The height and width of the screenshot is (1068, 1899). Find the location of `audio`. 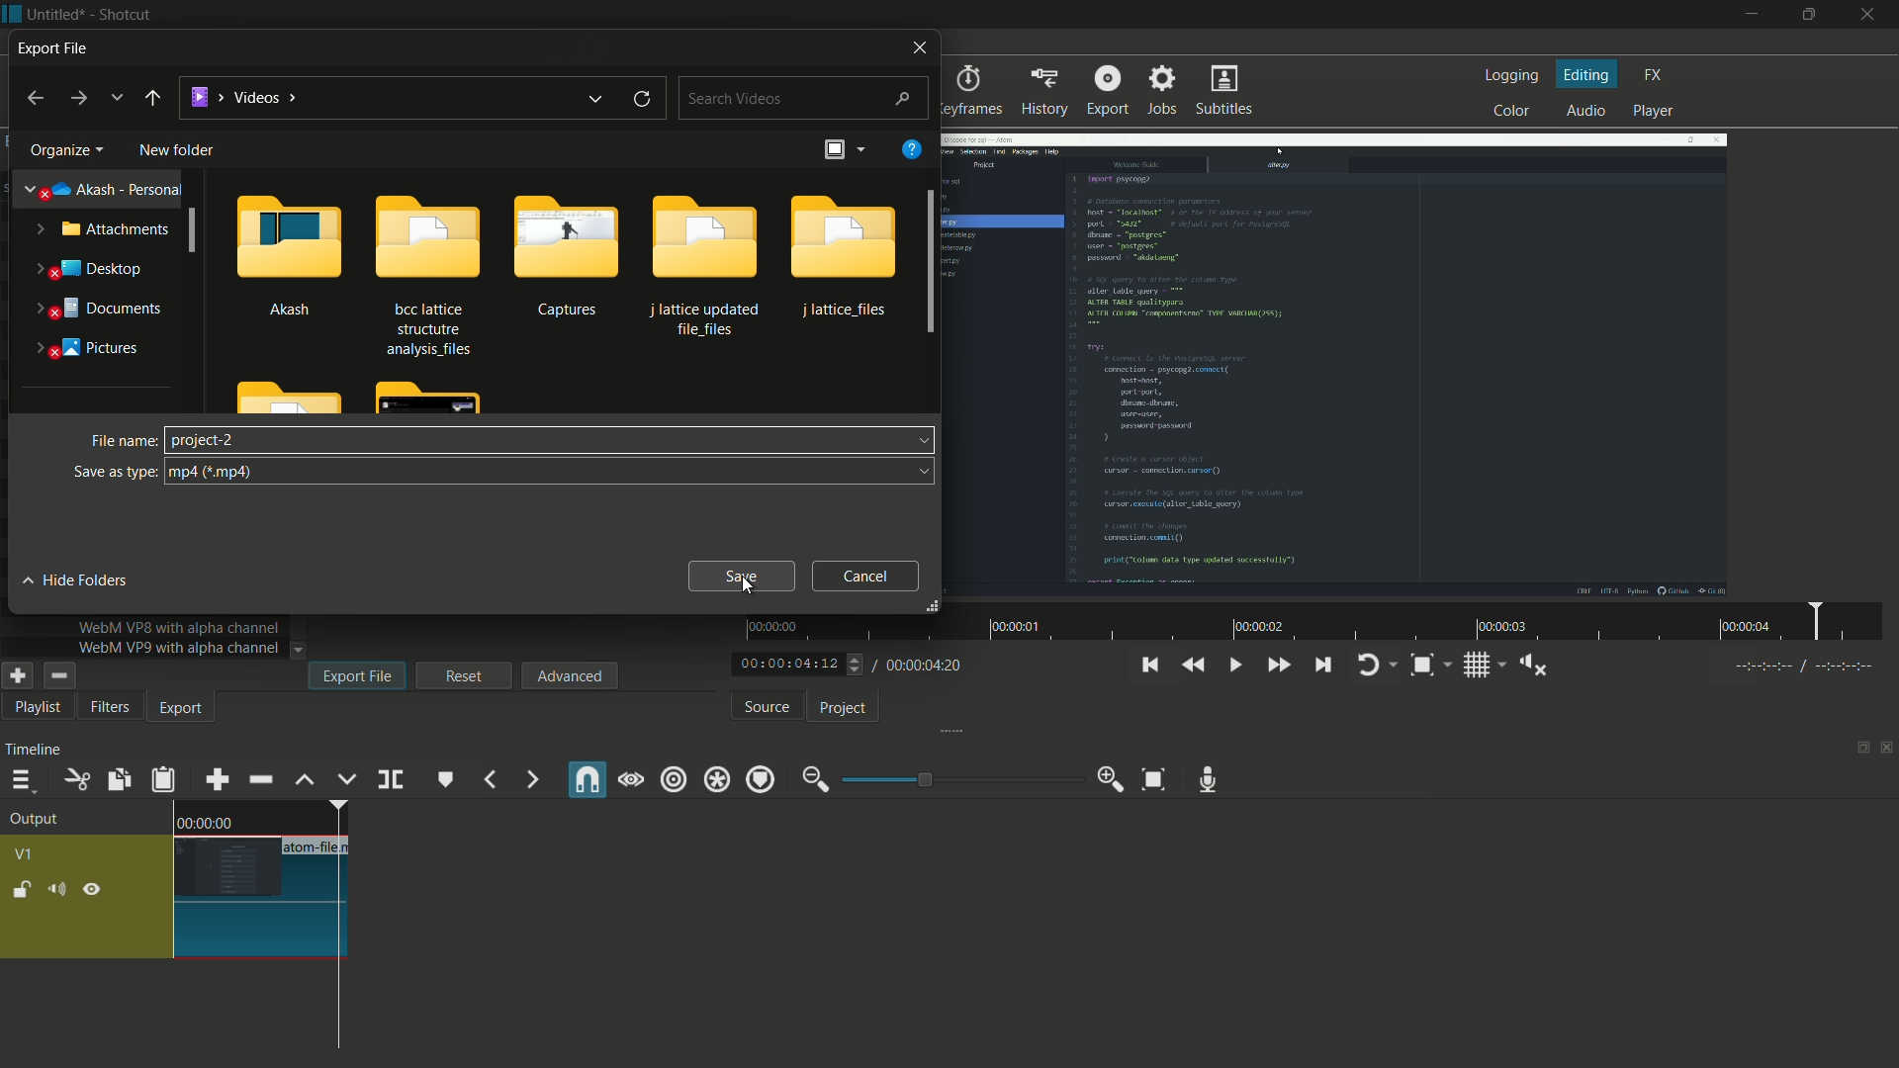

audio is located at coordinates (1586, 111).